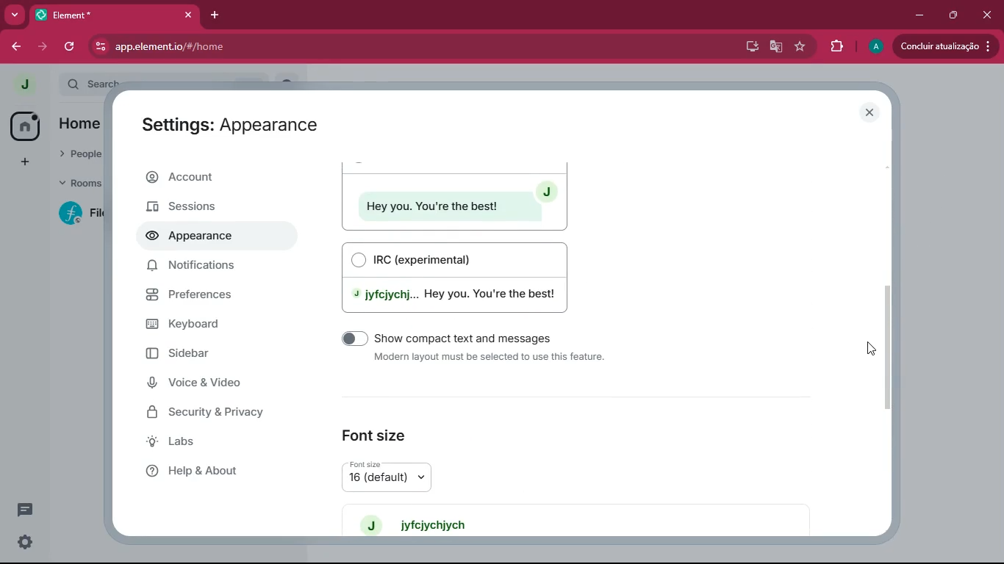  What do you see at coordinates (872, 349) in the screenshot?
I see `Cursor` at bounding box center [872, 349].